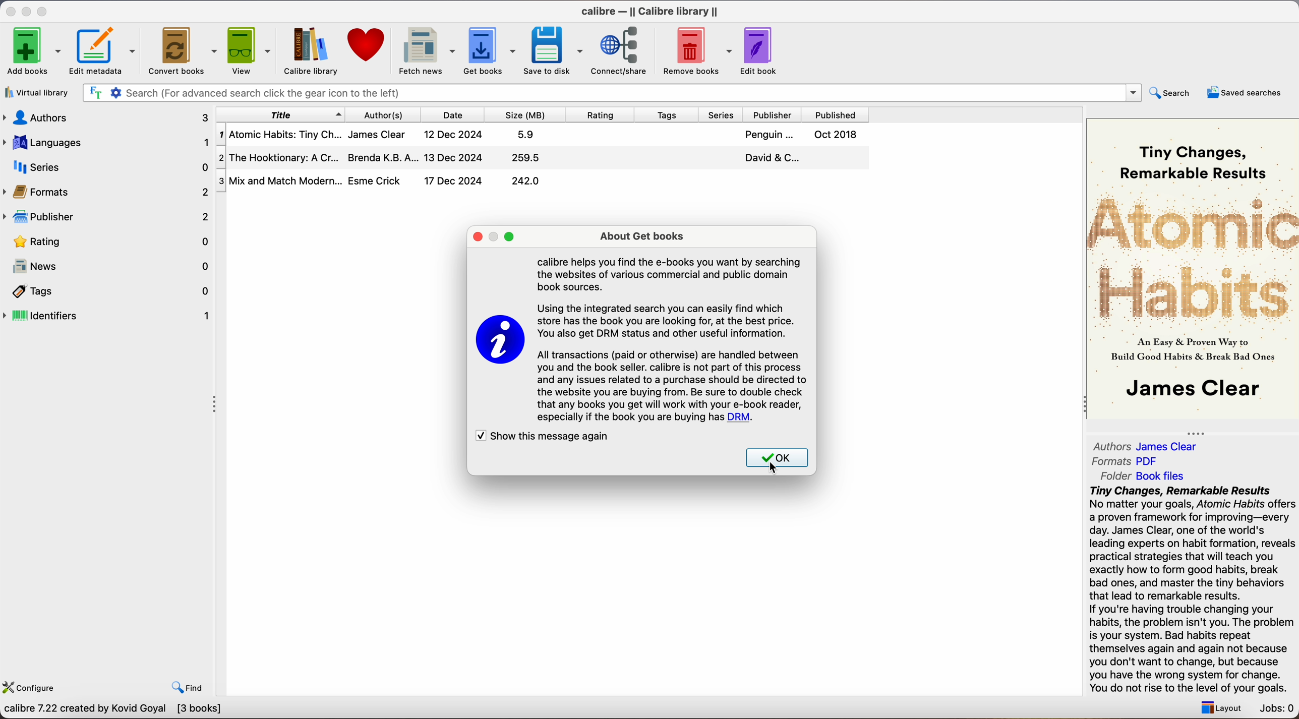  I want to click on close, so click(10, 11).